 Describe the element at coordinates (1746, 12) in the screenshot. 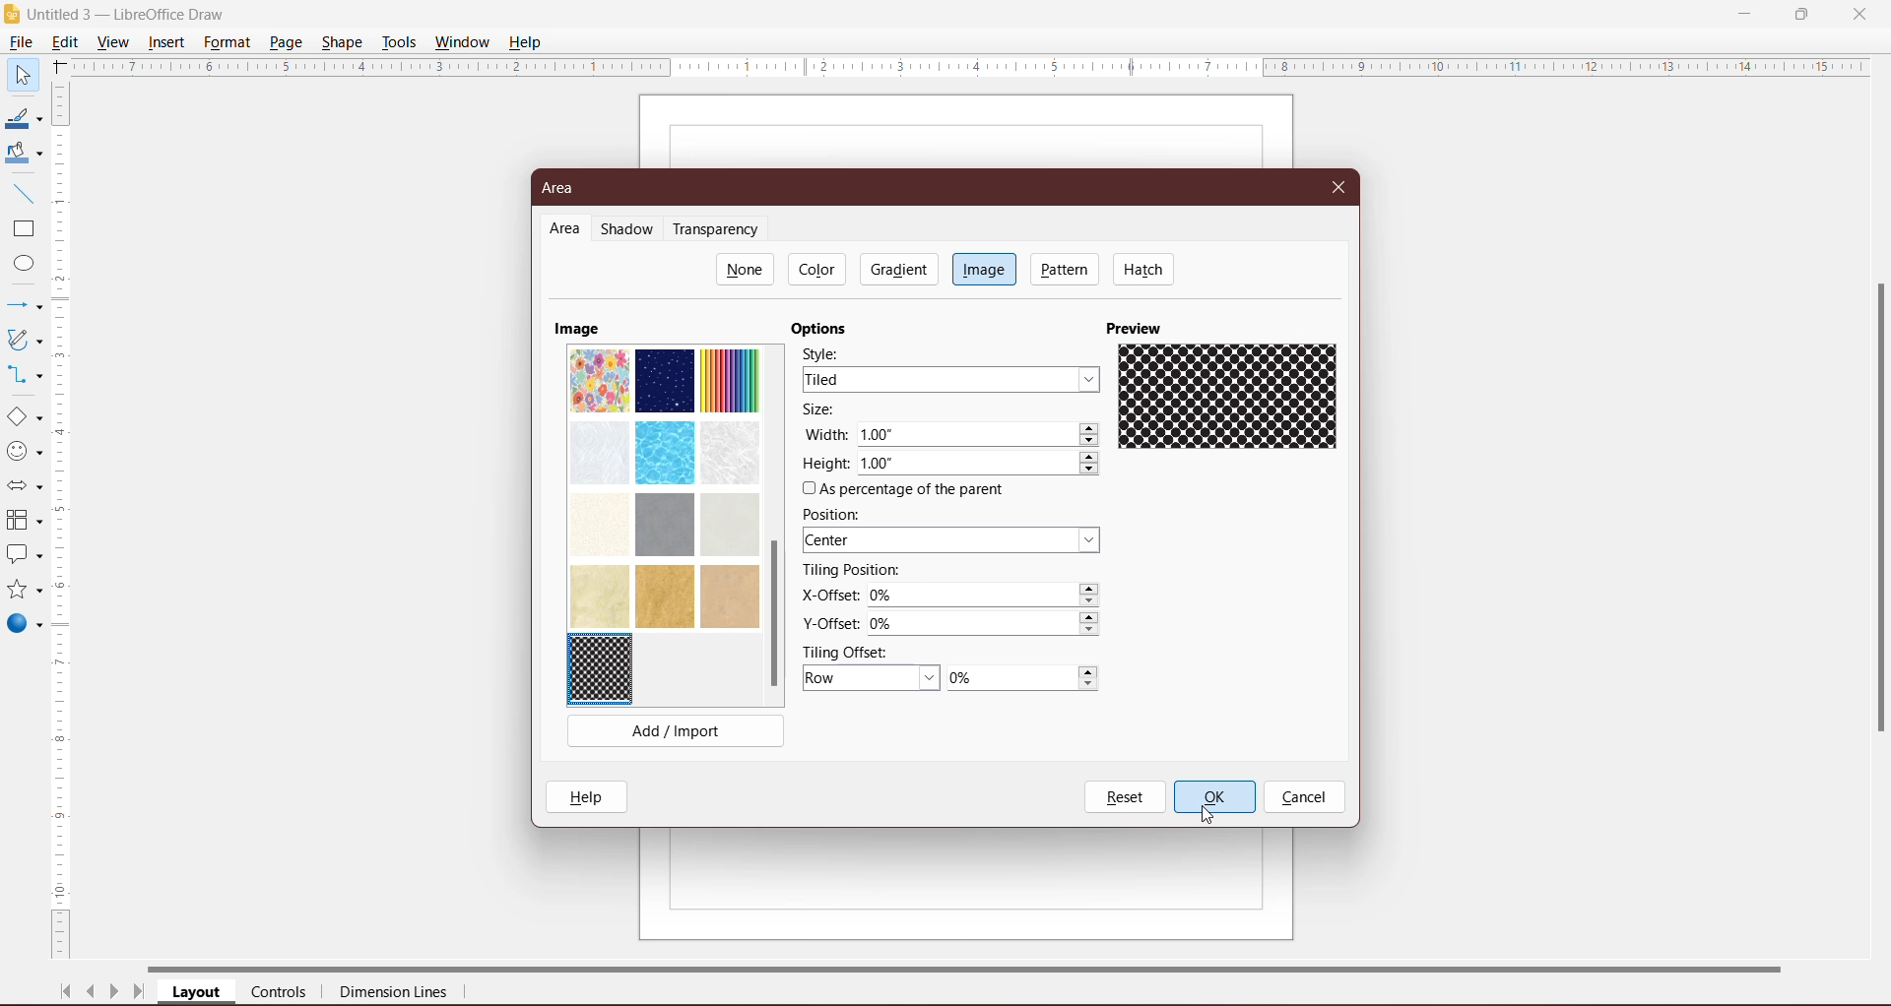

I see `Minimize` at that location.